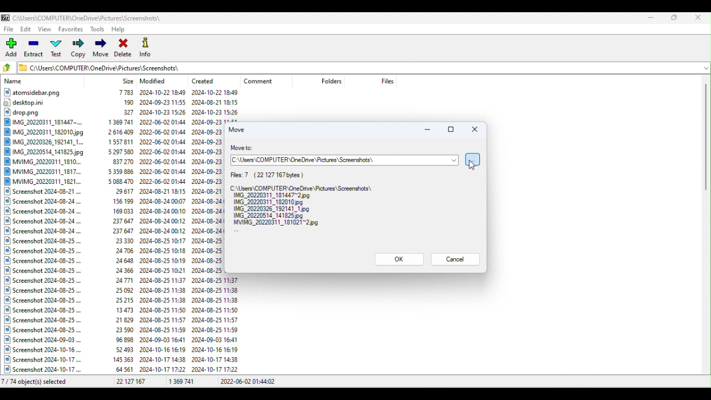 This screenshot has width=711, height=400. What do you see at coordinates (699, 17) in the screenshot?
I see `Close` at bounding box center [699, 17].